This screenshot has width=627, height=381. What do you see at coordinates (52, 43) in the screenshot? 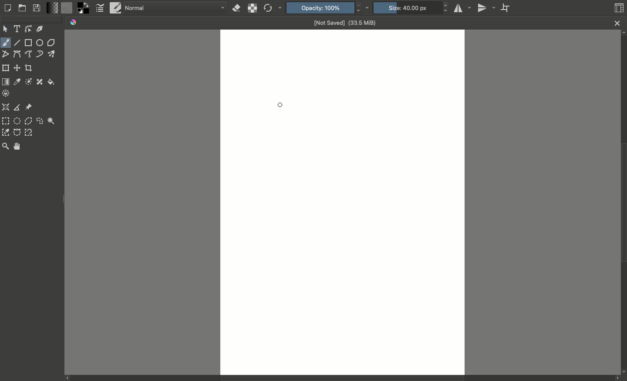
I see `Polygon tool` at bounding box center [52, 43].